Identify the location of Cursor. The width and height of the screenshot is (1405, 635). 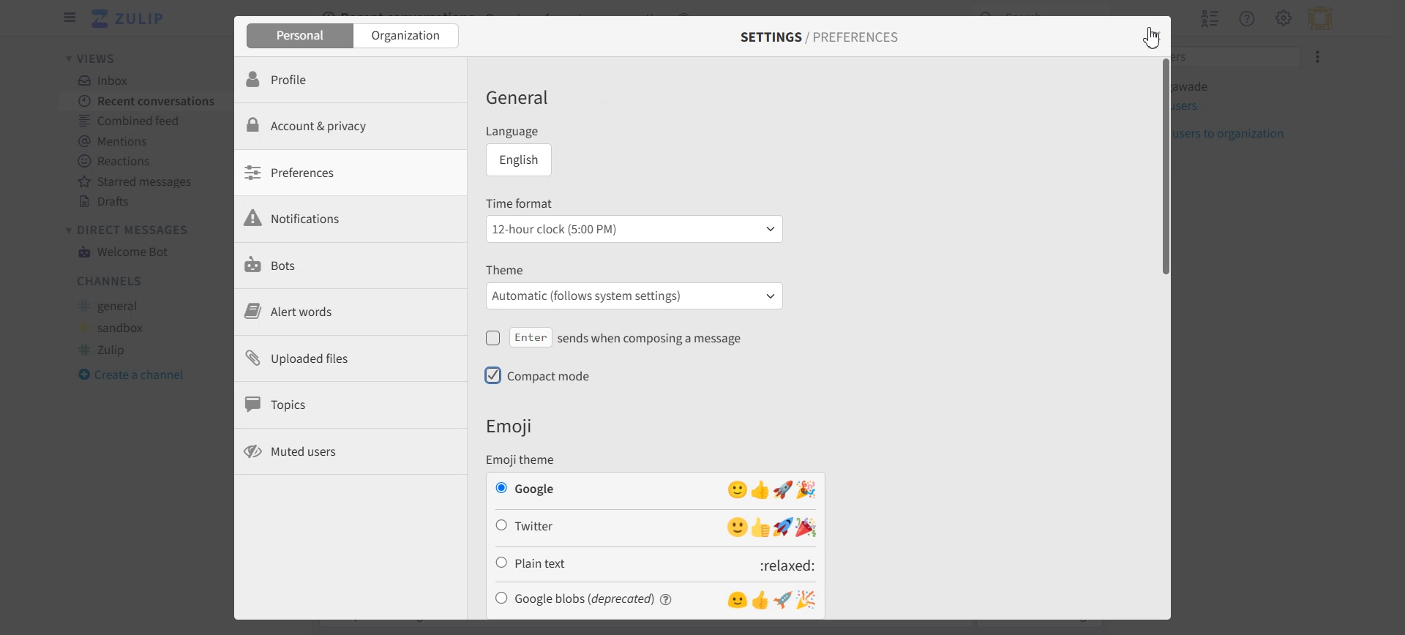
(1148, 40).